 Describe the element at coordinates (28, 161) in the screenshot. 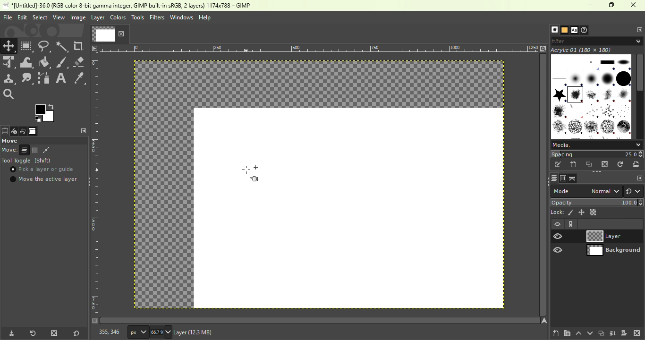

I see `tool toggle ` at that location.